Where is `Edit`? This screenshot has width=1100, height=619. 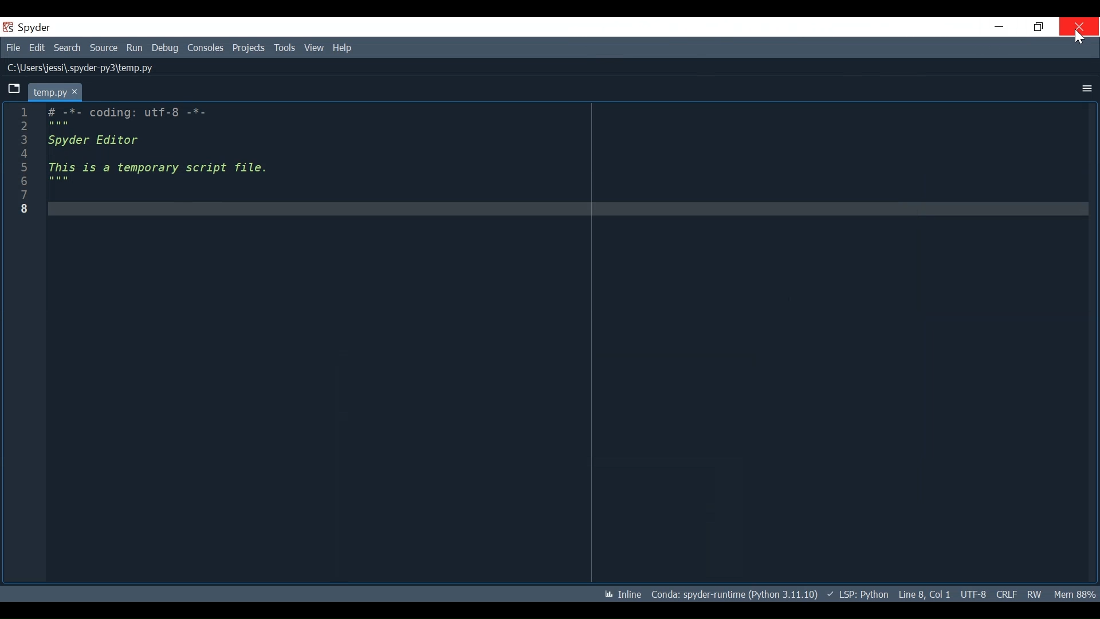
Edit is located at coordinates (37, 48).